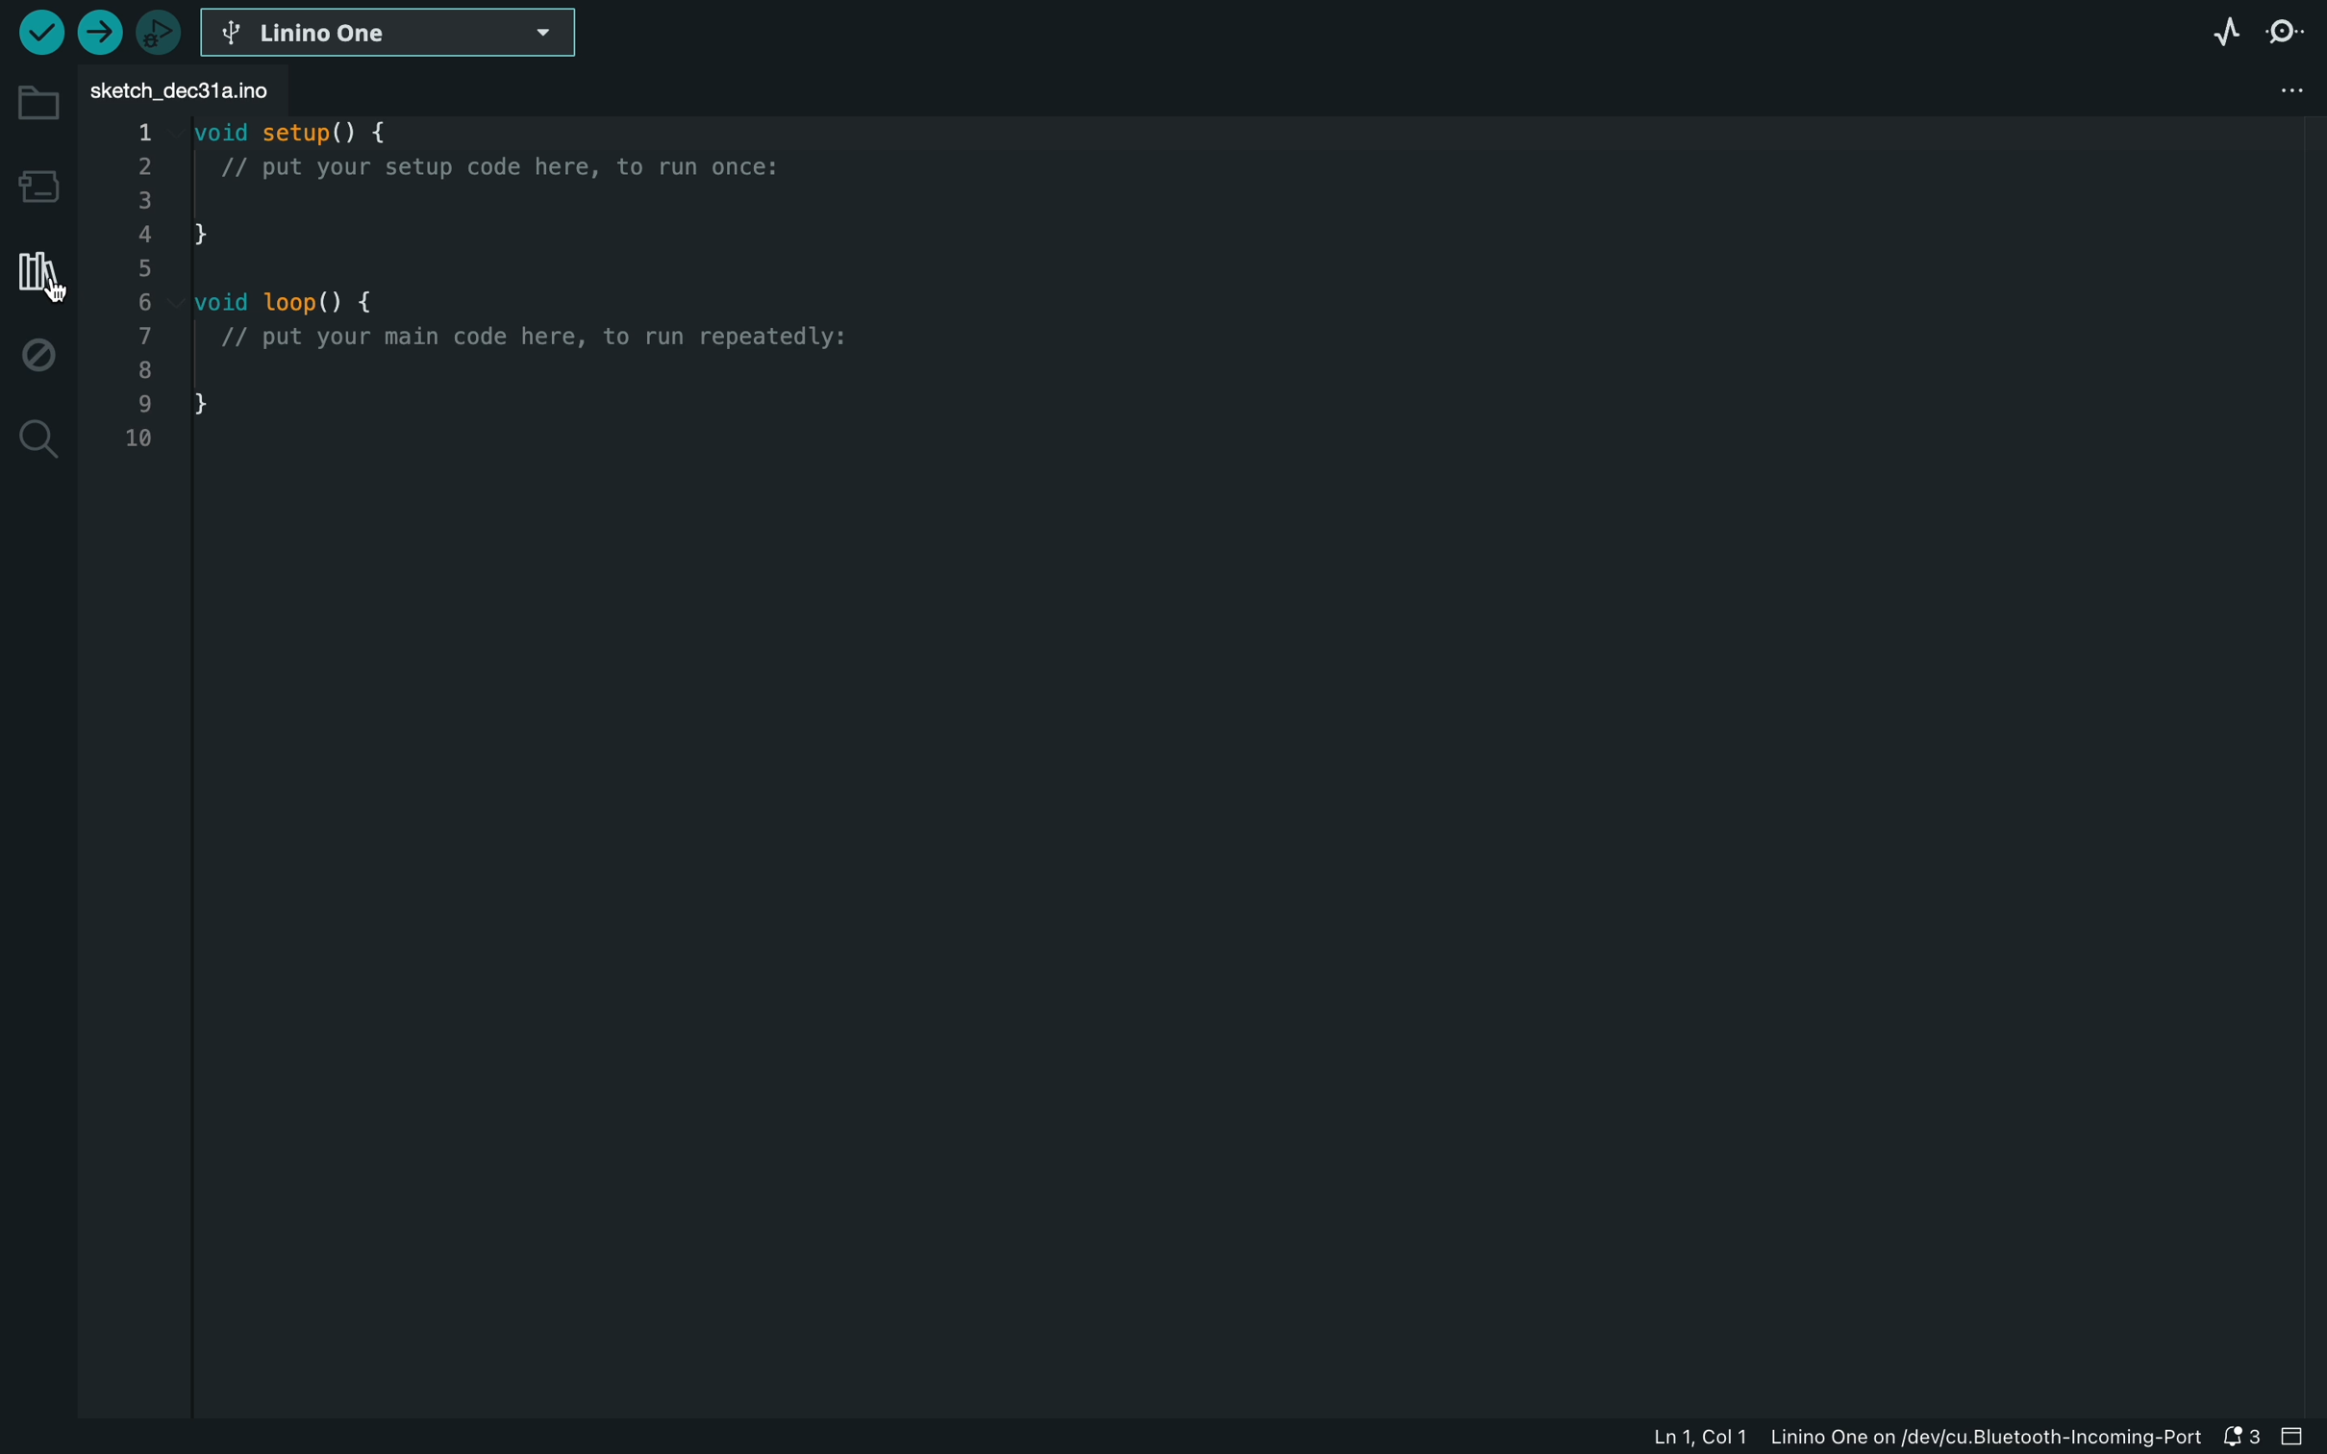 The height and width of the screenshot is (1454, 2327). Describe the element at coordinates (2298, 1438) in the screenshot. I see `close bar` at that location.